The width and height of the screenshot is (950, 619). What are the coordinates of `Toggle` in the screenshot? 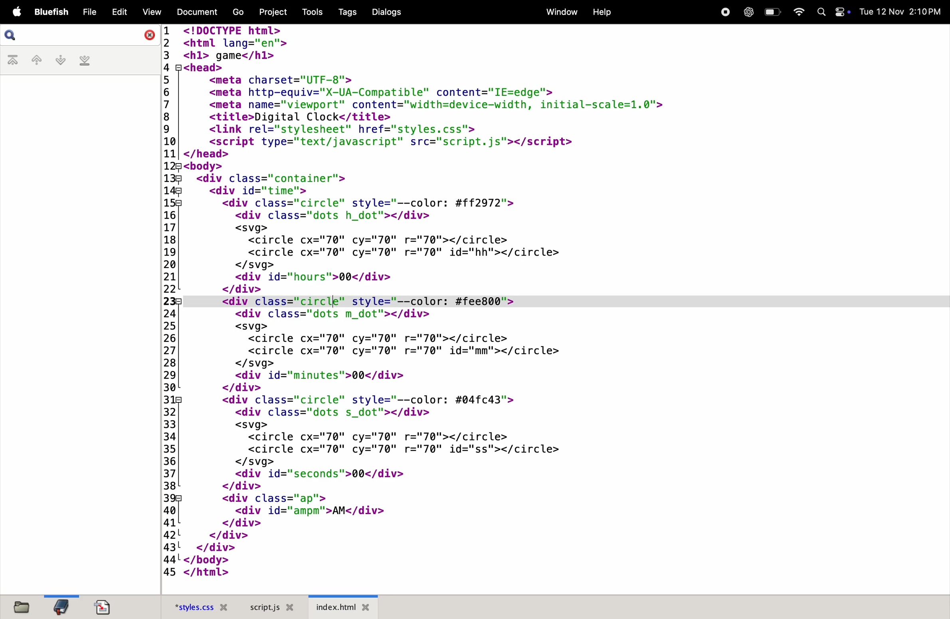 It's located at (843, 12).